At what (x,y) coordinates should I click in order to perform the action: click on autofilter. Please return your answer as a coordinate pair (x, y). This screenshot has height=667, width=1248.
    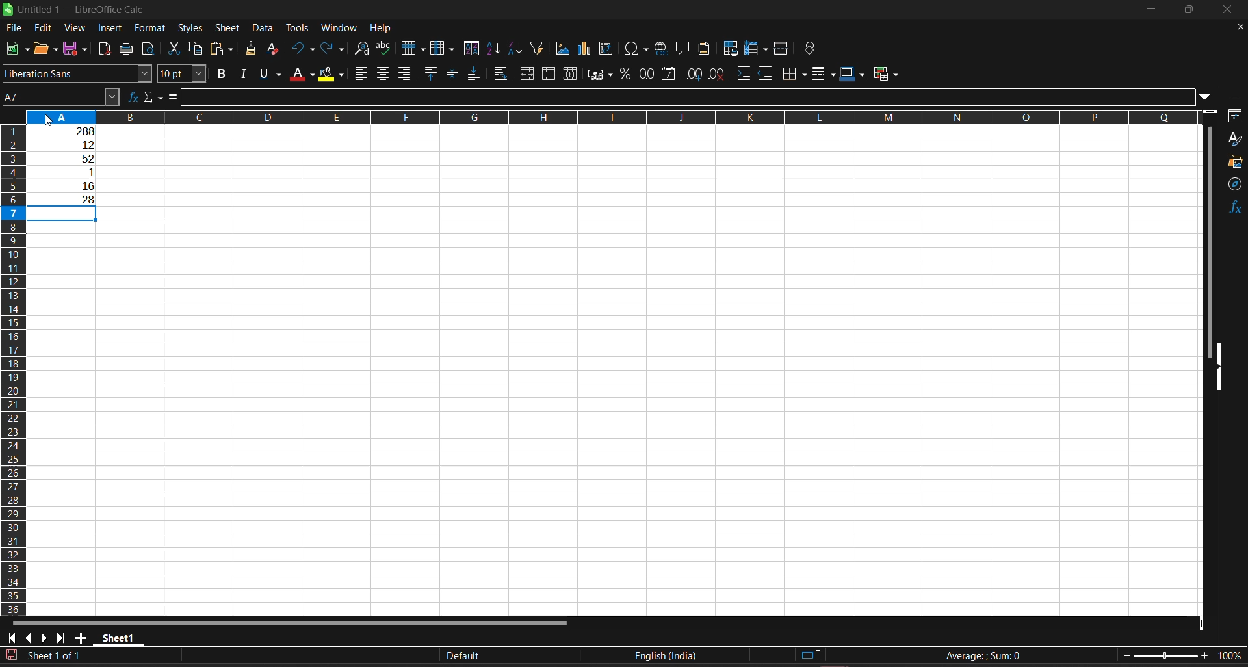
    Looking at the image, I should click on (536, 48).